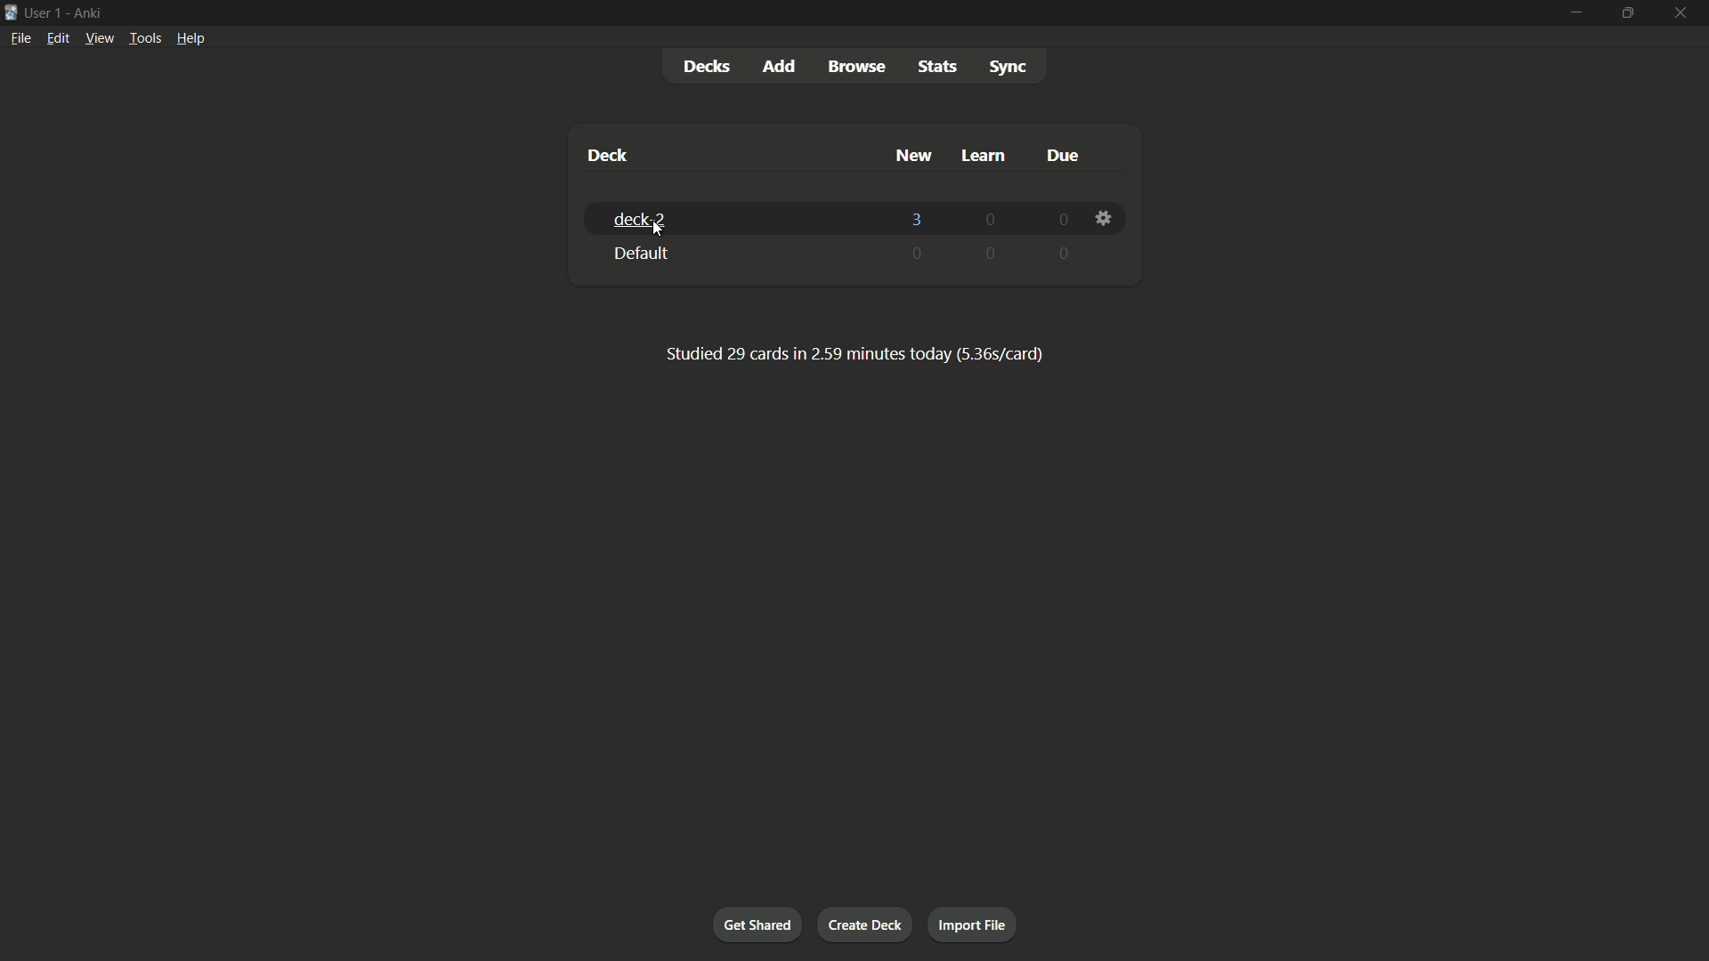  Describe the element at coordinates (655, 227) in the screenshot. I see `cursor` at that location.